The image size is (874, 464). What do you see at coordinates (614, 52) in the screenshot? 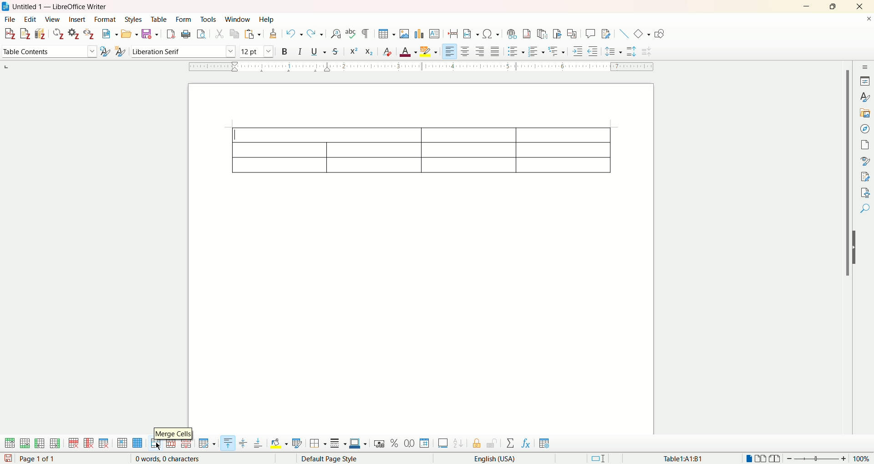
I see `set line spacing` at bounding box center [614, 52].